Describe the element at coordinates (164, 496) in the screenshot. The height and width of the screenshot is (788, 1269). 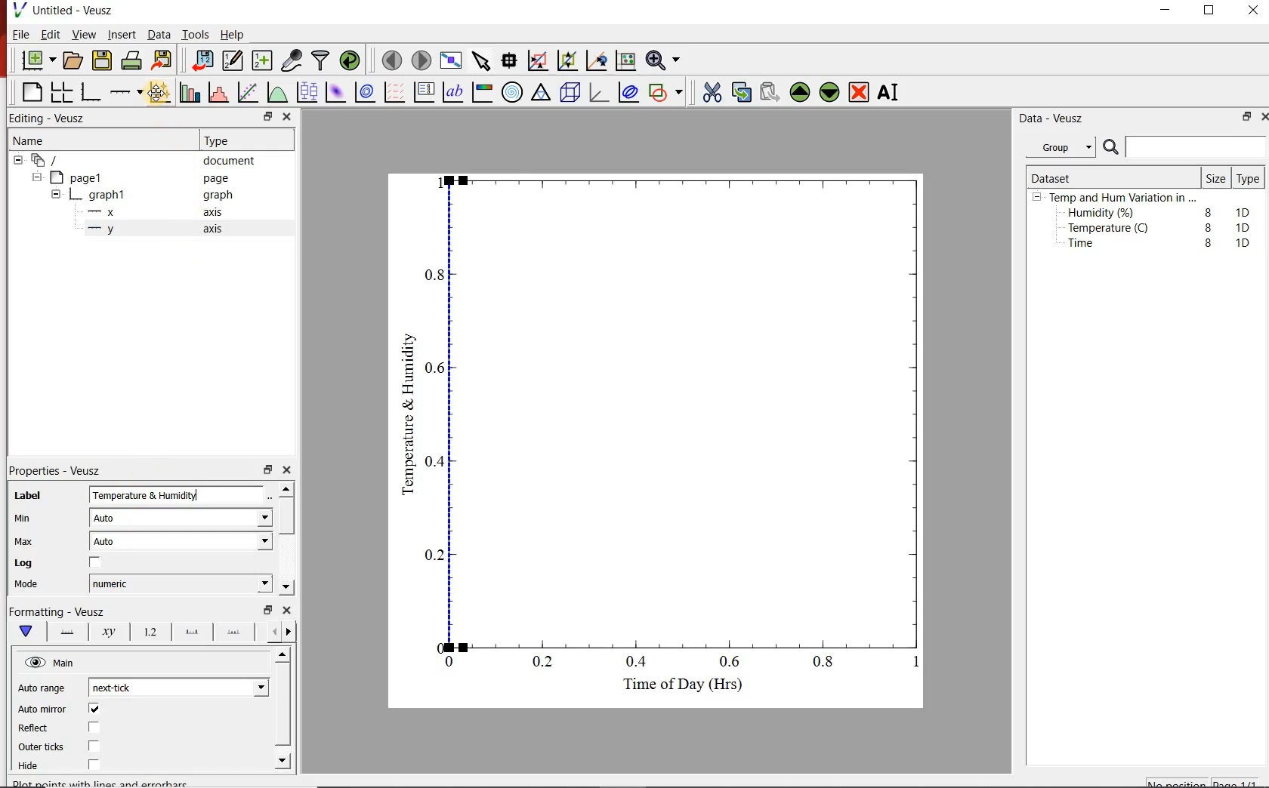
I see `Temperature & Humidity` at that location.